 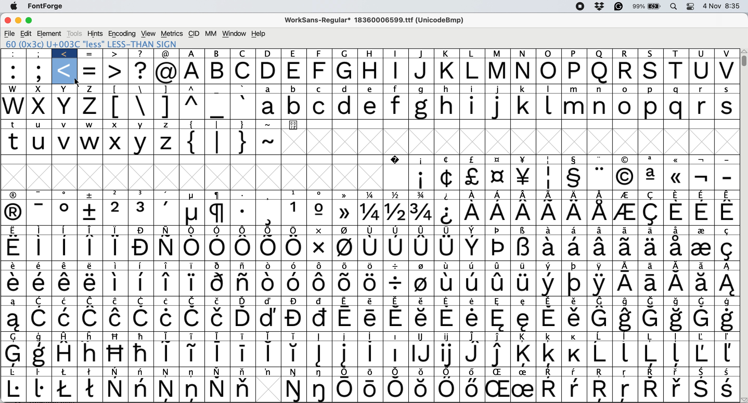 What do you see at coordinates (347, 389) in the screenshot?
I see `Symbol` at bounding box center [347, 389].